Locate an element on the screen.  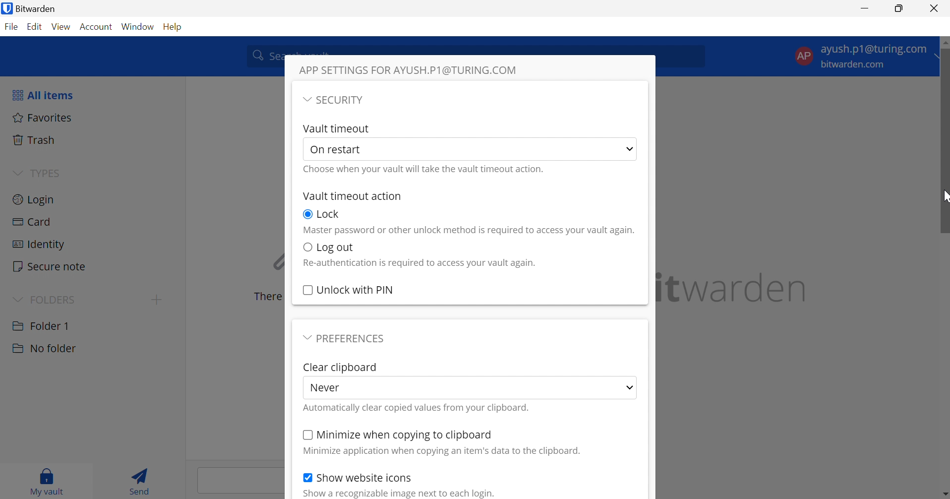
Show website icons is located at coordinates (365, 477).